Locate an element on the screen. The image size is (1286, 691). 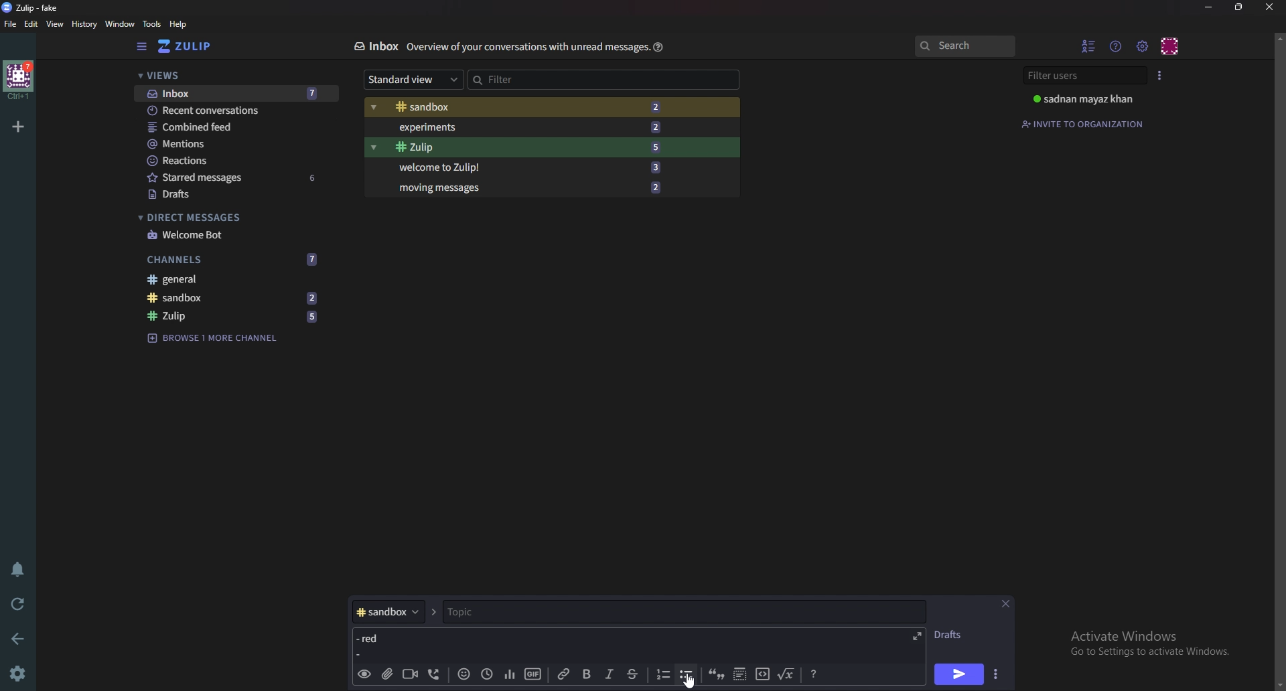
Channels is located at coordinates (233, 260).